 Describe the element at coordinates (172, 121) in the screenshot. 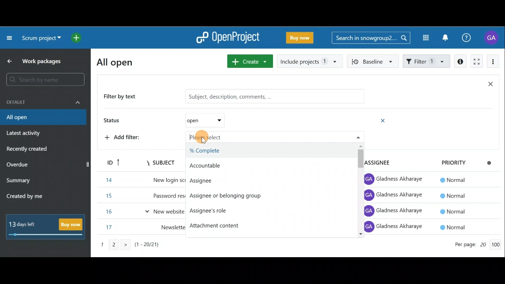

I see `Status` at that location.